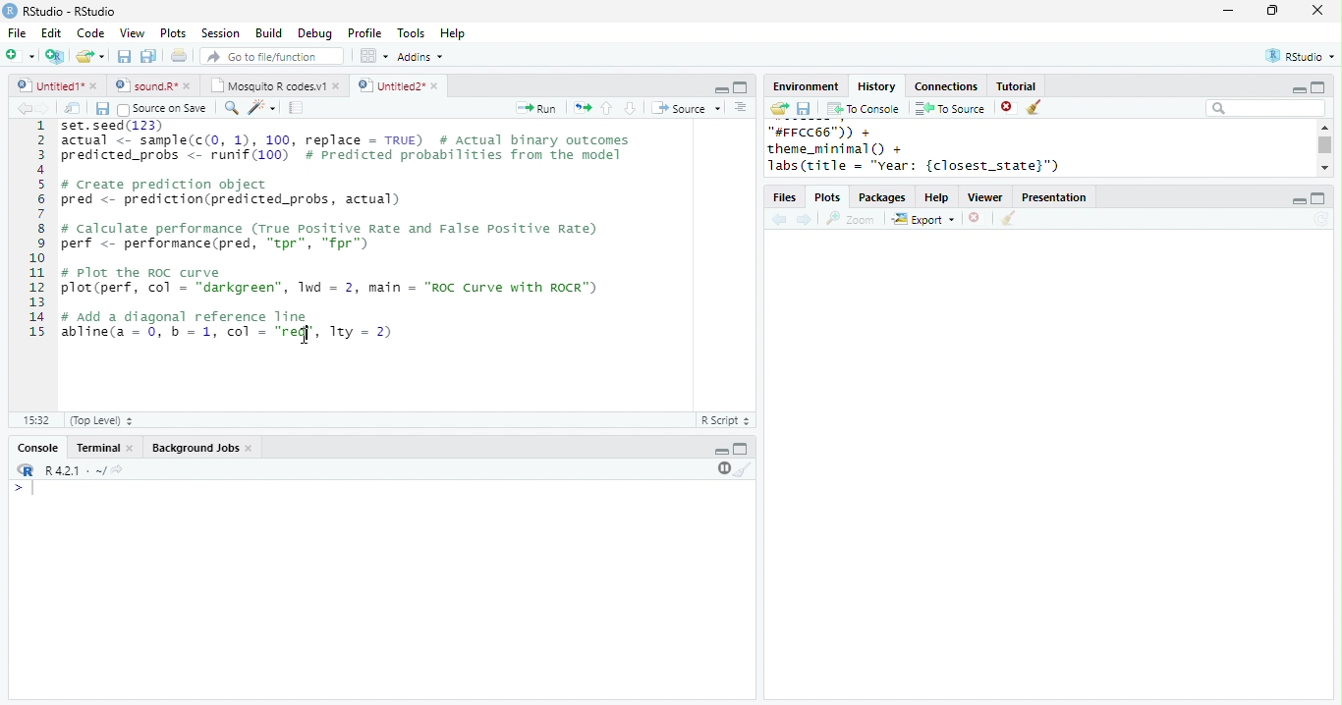  What do you see at coordinates (160, 109) in the screenshot?
I see `Source on Save` at bounding box center [160, 109].